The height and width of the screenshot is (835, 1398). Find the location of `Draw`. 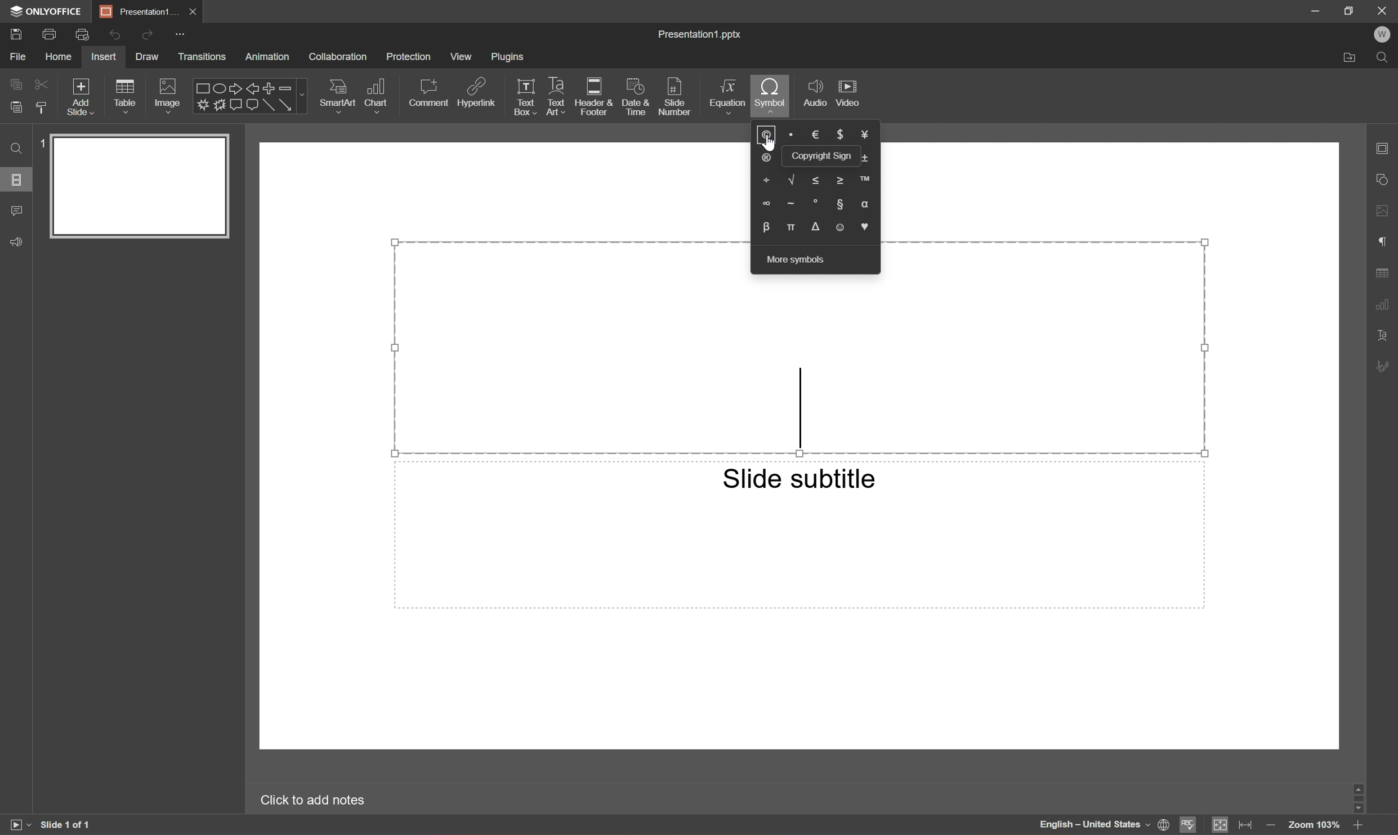

Draw is located at coordinates (148, 57).